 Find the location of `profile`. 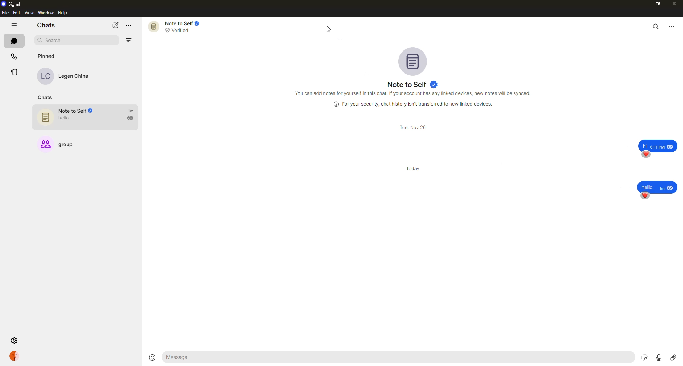

profile is located at coordinates (14, 355).